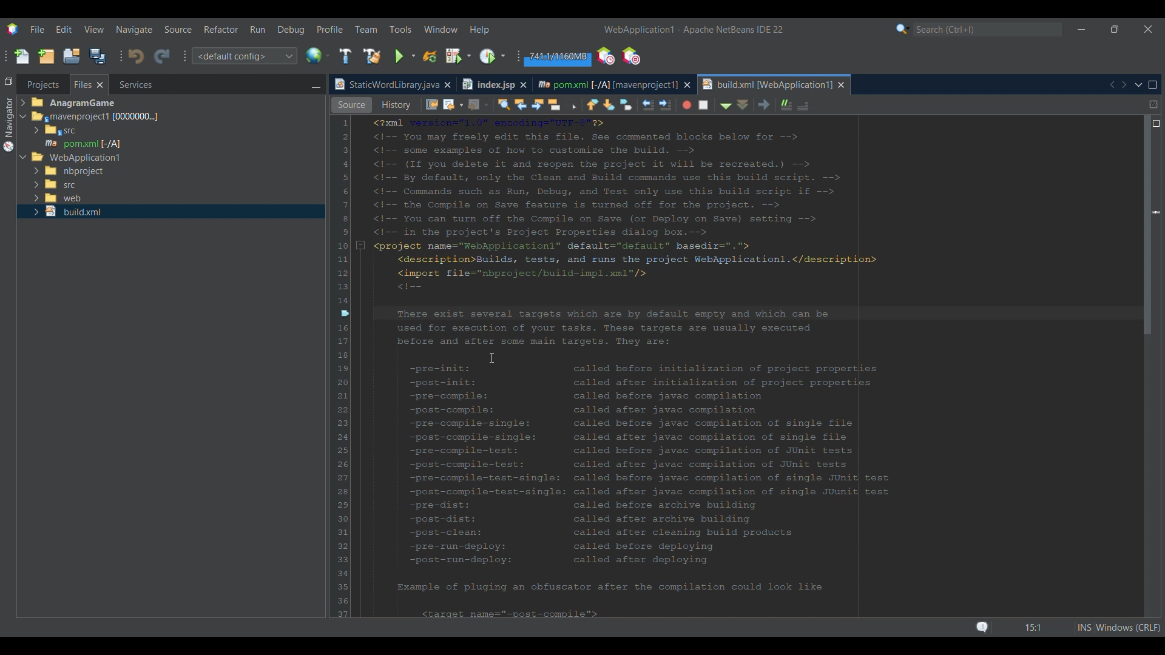  Describe the element at coordinates (755, 106) in the screenshot. I see `Shift line left` at that location.